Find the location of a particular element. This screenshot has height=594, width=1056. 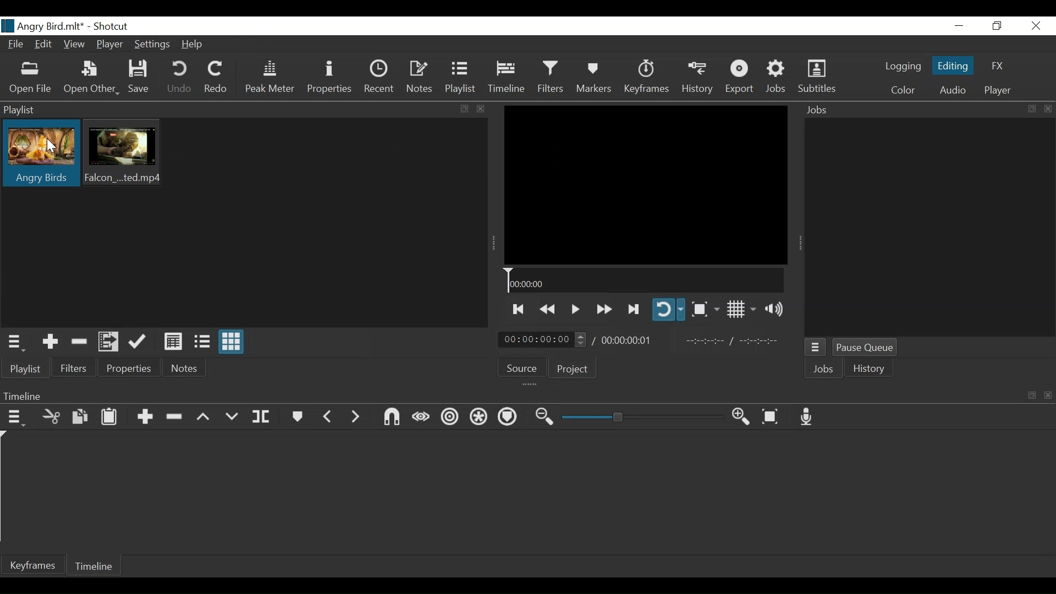

Current position is located at coordinates (544, 340).